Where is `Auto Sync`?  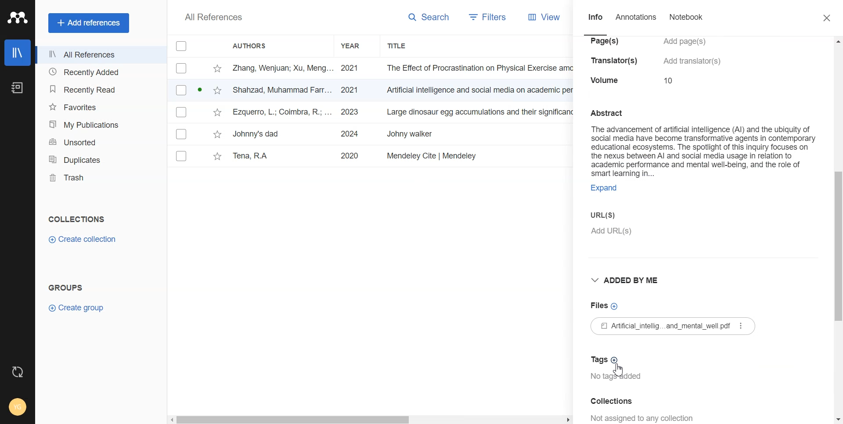
Auto Sync is located at coordinates (18, 372).